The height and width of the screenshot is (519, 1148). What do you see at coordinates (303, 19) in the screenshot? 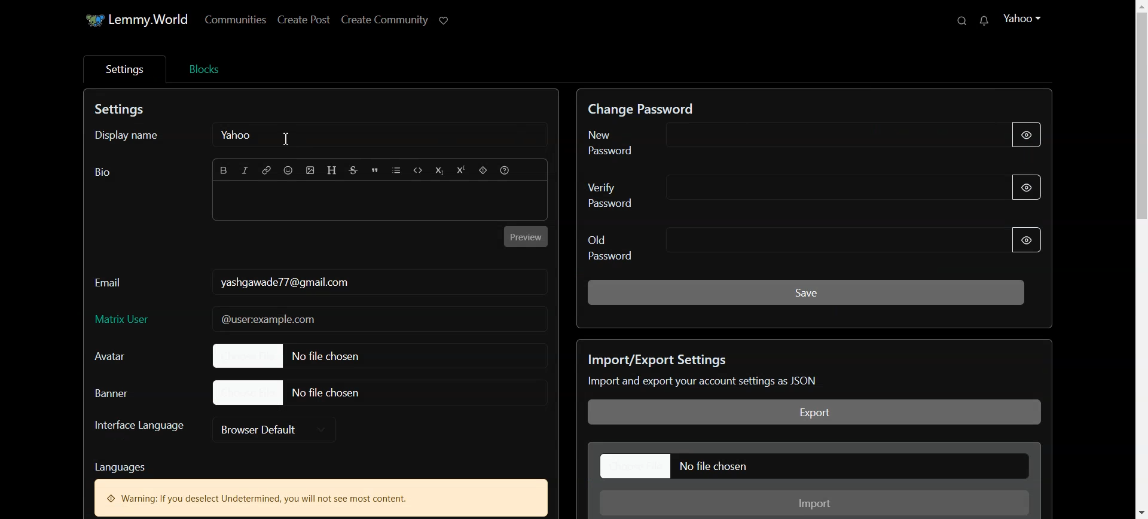
I see `create Post` at bounding box center [303, 19].